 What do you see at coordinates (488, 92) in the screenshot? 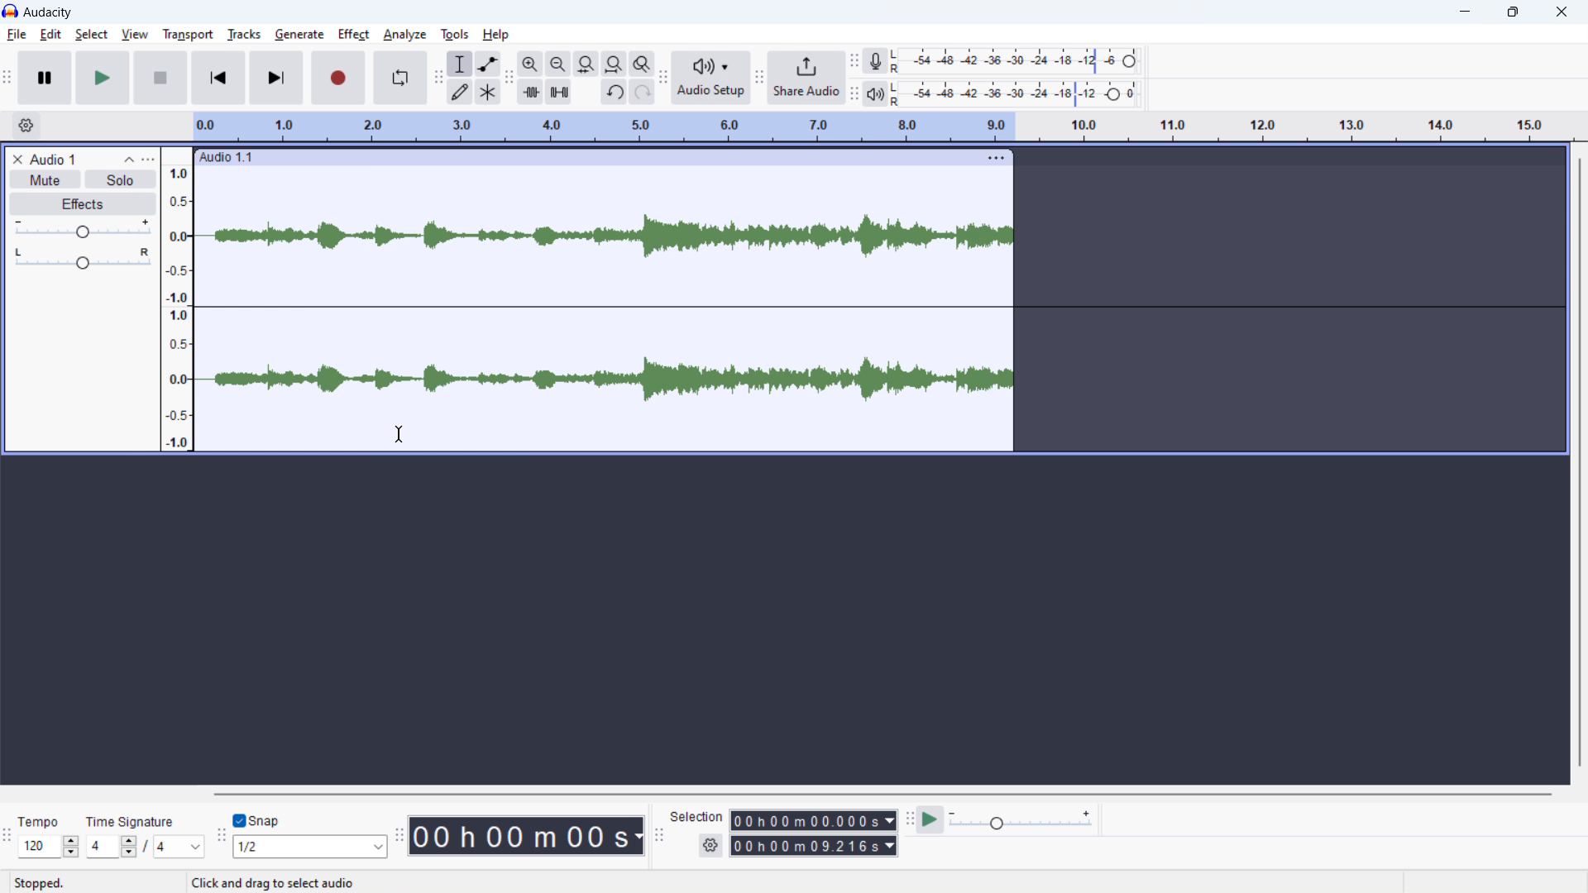
I see `multi tool` at bounding box center [488, 92].